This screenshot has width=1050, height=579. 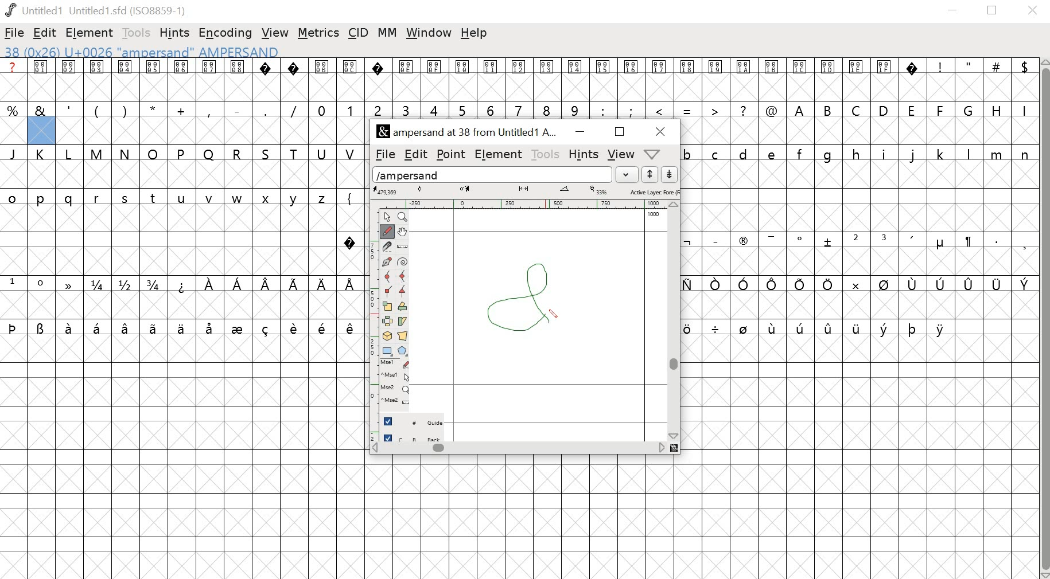 I want to click on 001D, so click(x=829, y=80).